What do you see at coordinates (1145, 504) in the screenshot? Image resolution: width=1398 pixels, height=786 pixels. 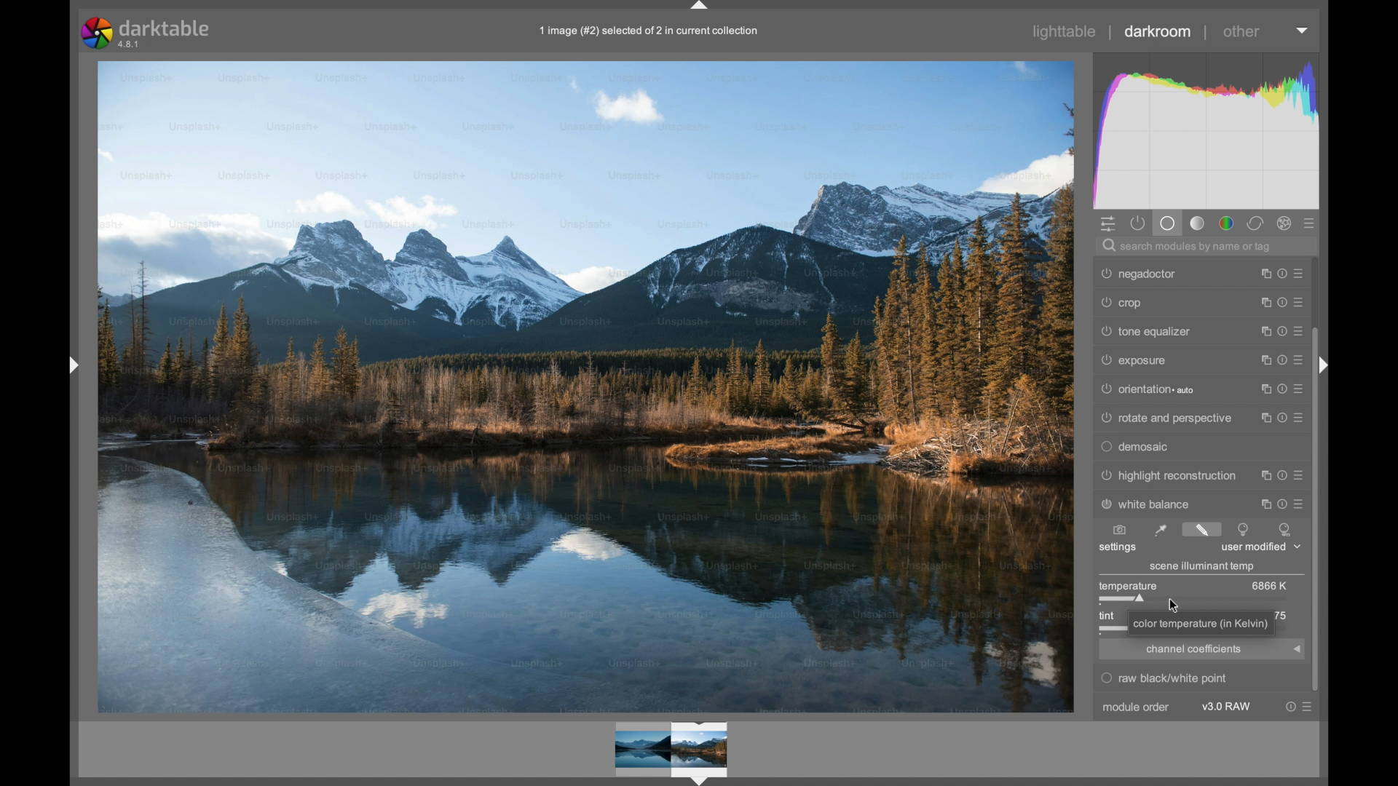 I see `white balance` at bounding box center [1145, 504].